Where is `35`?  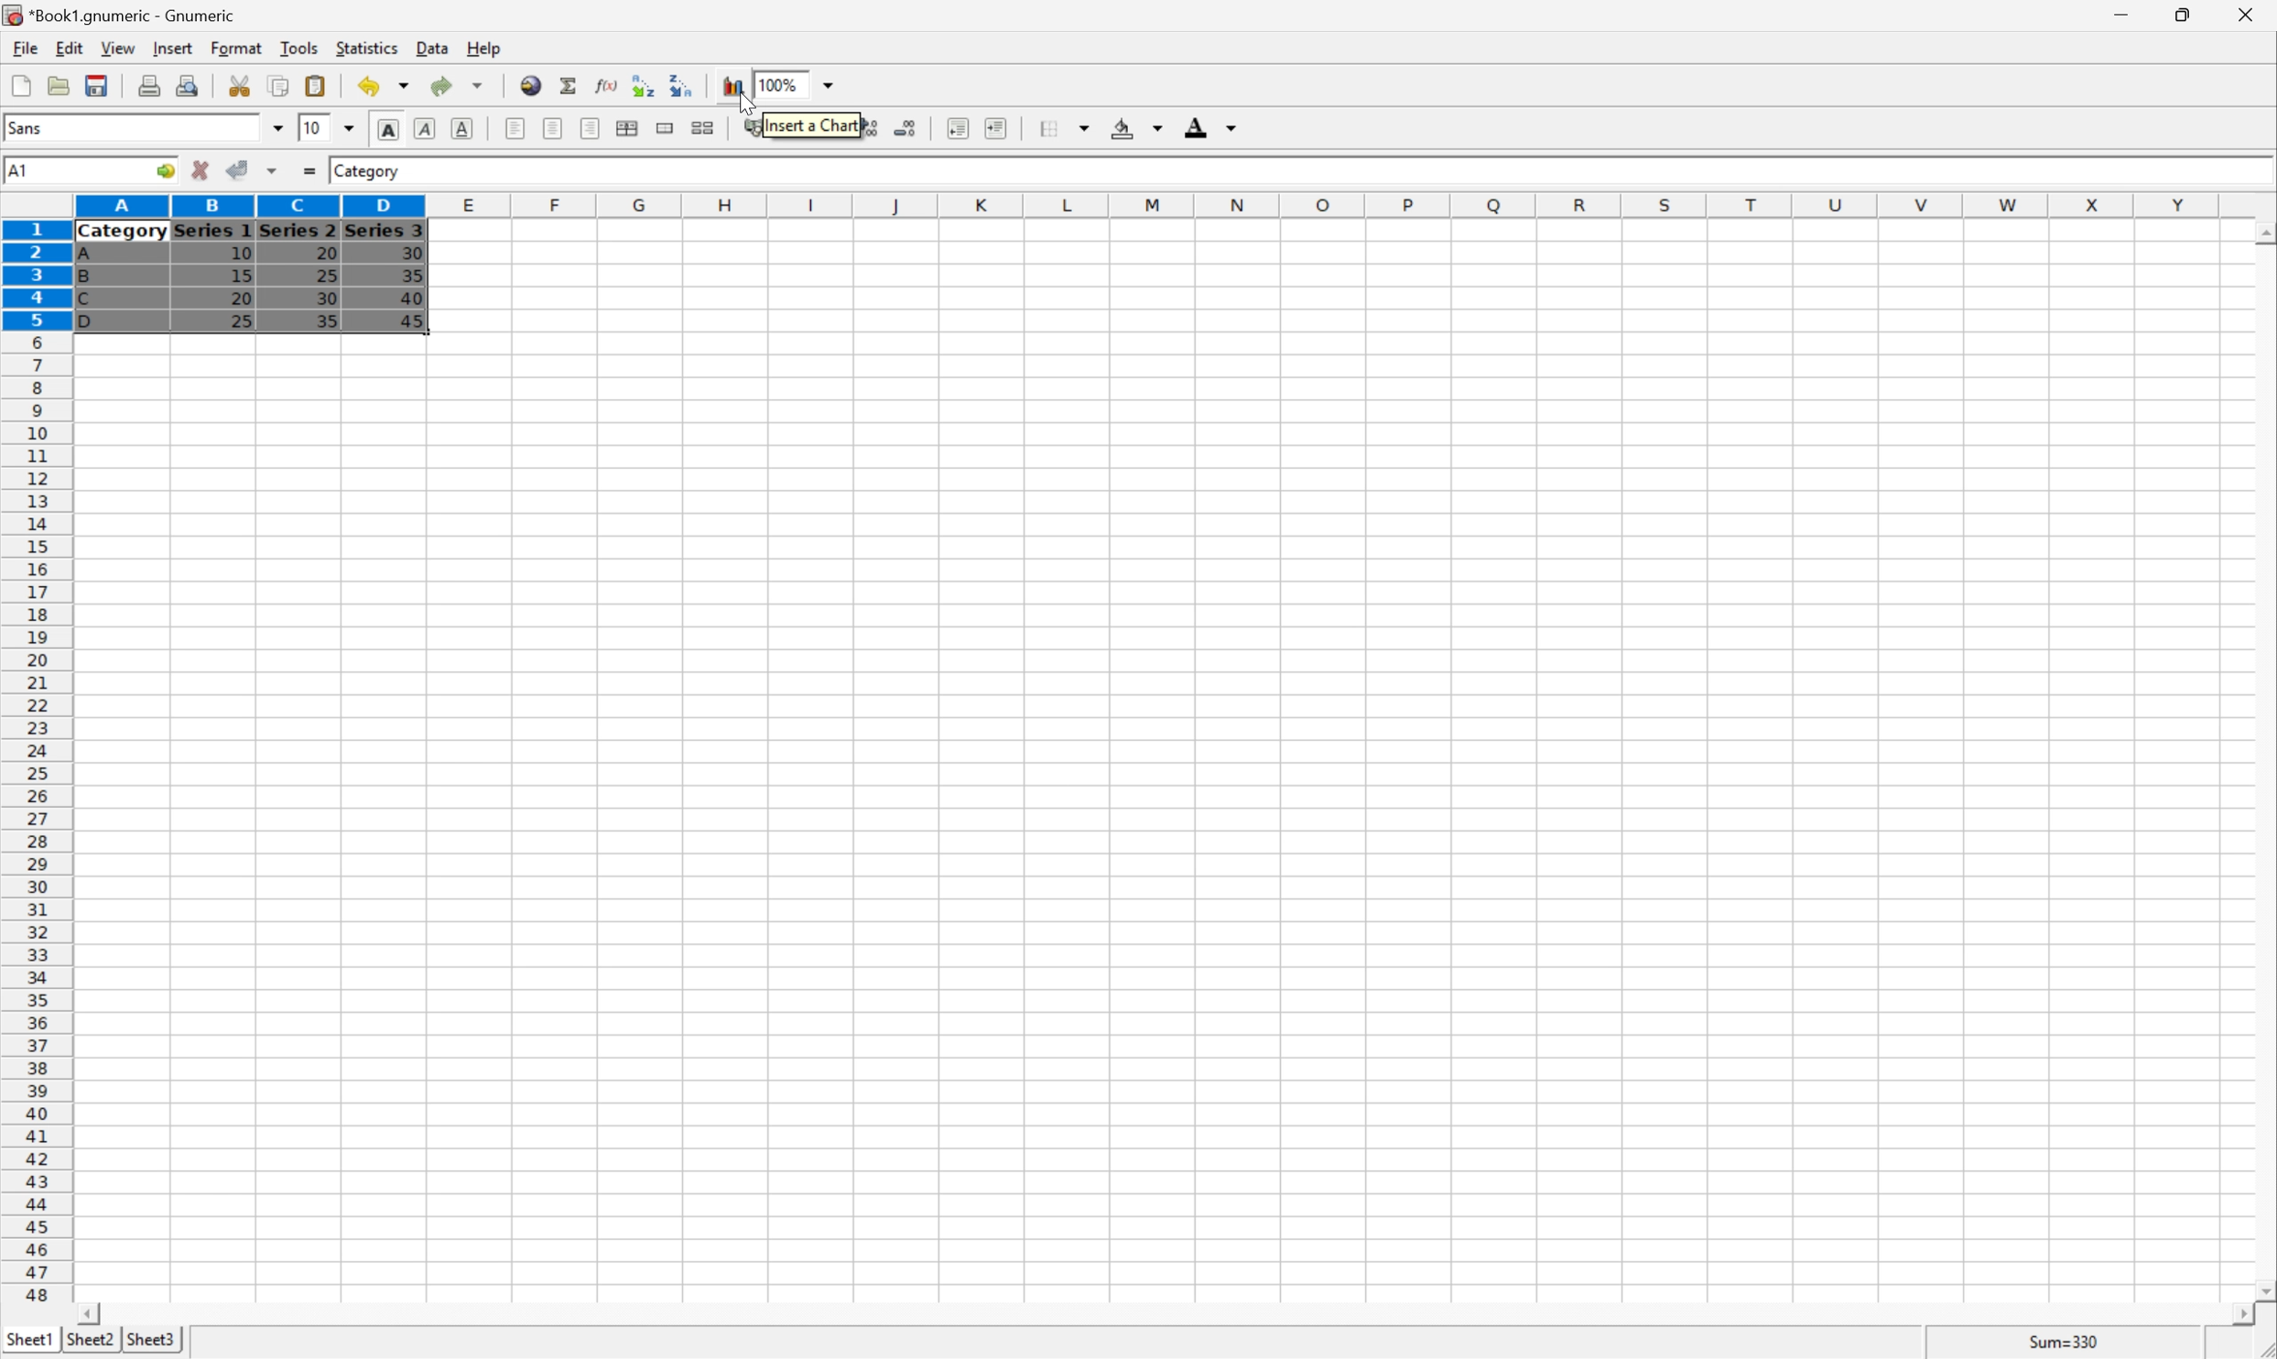
35 is located at coordinates (326, 321).